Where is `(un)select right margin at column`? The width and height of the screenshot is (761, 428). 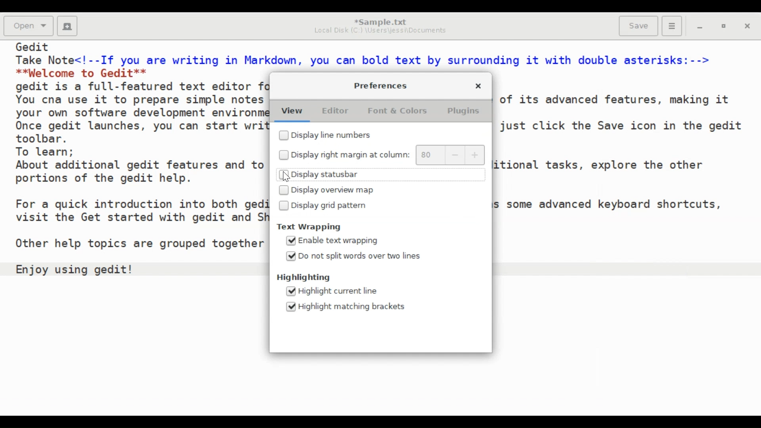
(un)select right margin at column is located at coordinates (344, 154).